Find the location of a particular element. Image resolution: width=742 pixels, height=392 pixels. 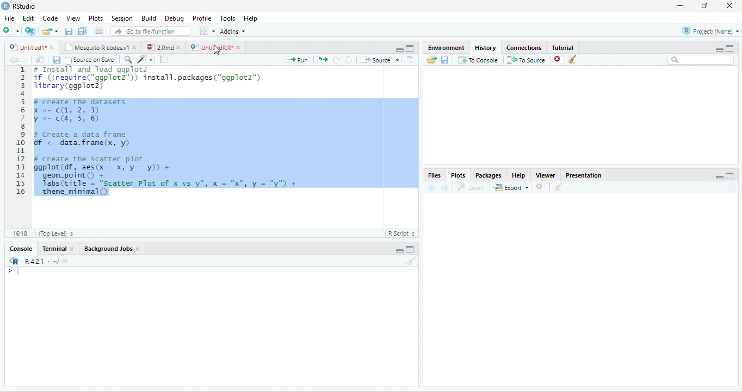

Maximize is located at coordinates (410, 249).